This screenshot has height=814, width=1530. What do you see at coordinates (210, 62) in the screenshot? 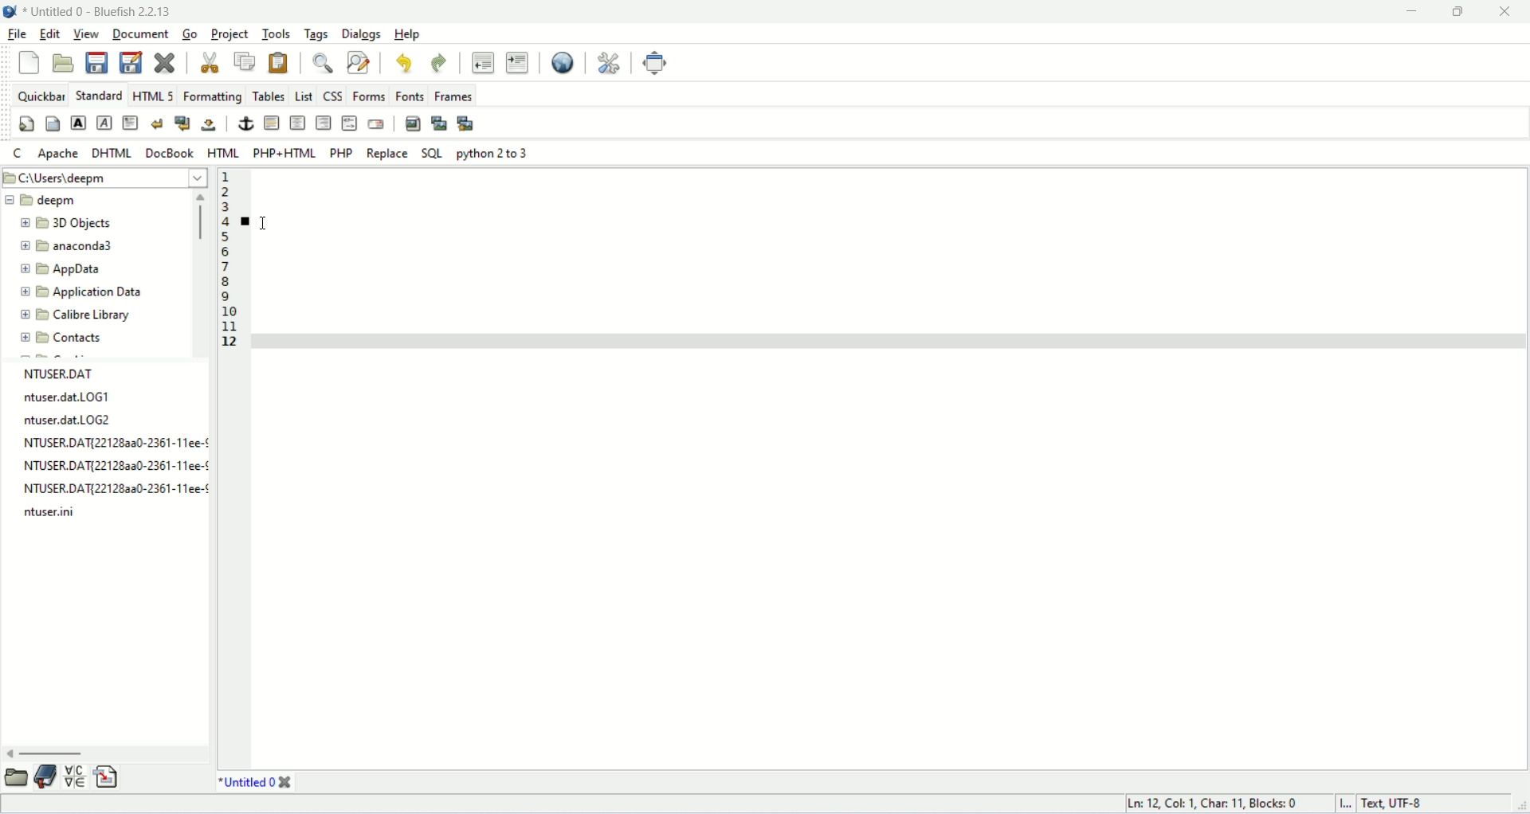
I see `cut` at bounding box center [210, 62].